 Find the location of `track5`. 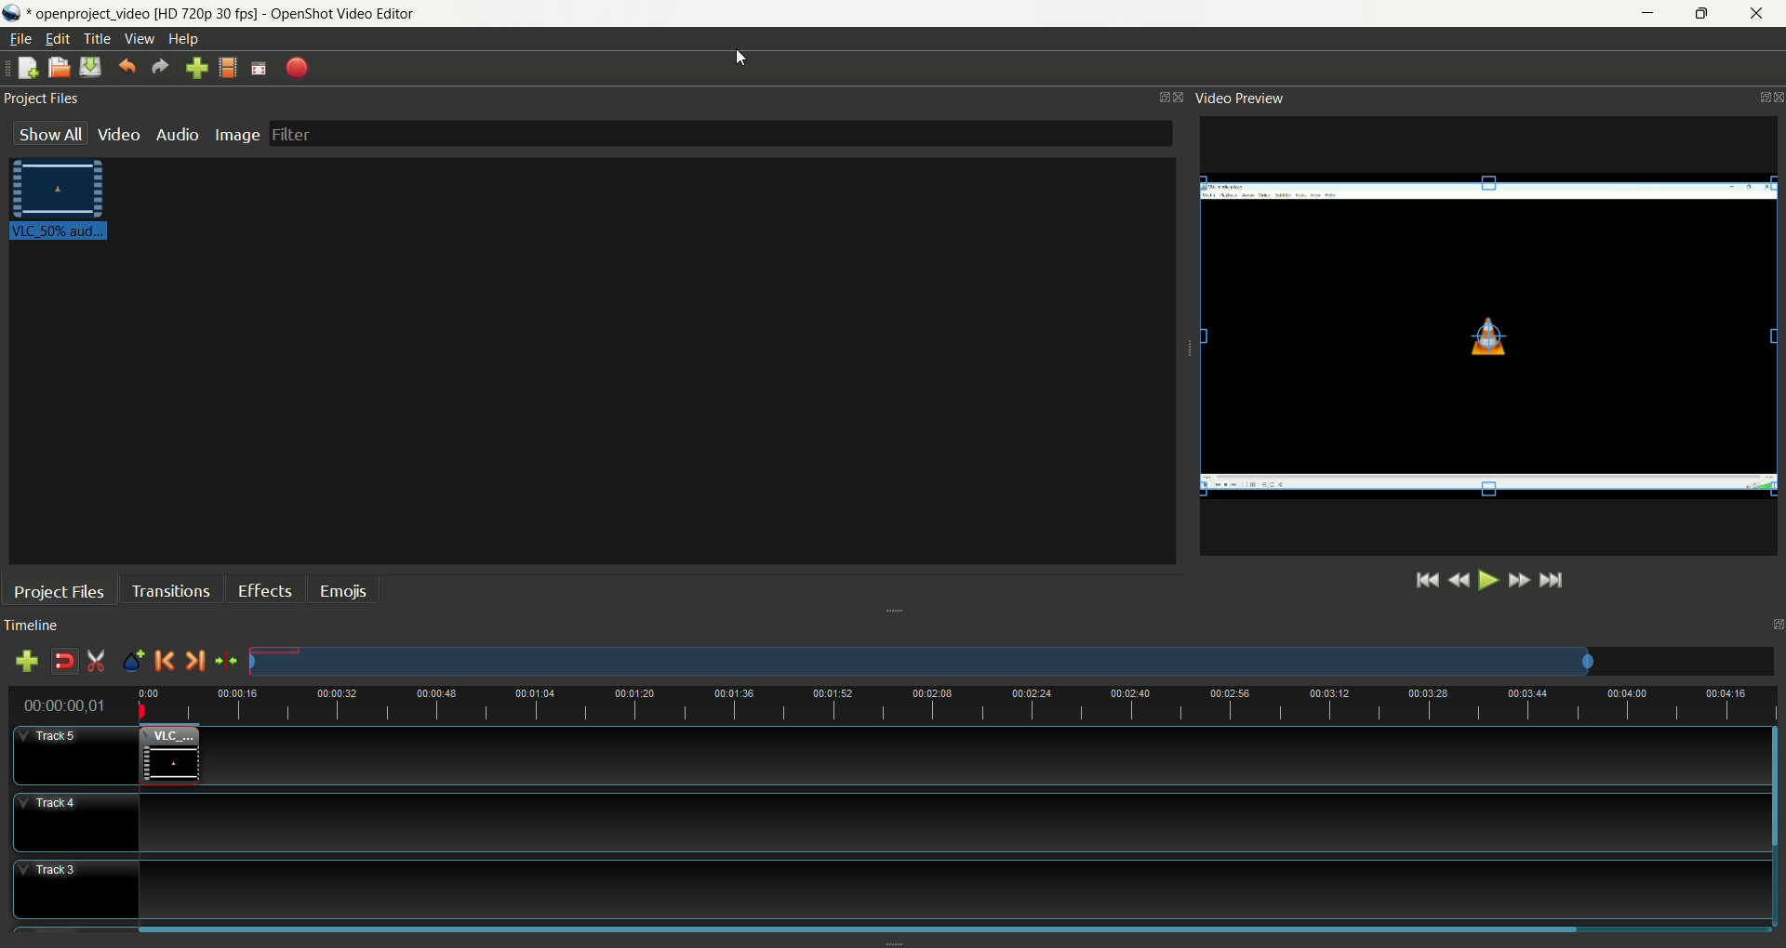

track5 is located at coordinates (77, 755).